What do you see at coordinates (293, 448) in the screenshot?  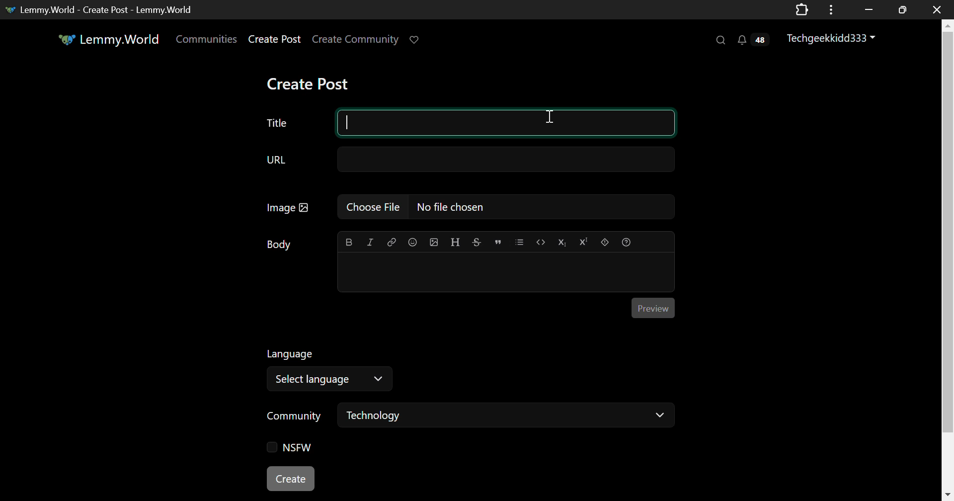 I see `NSFW` at bounding box center [293, 448].